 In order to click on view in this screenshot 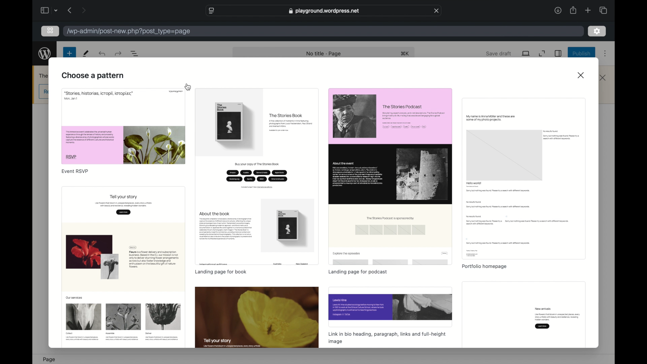, I will do `click(526, 53)`.